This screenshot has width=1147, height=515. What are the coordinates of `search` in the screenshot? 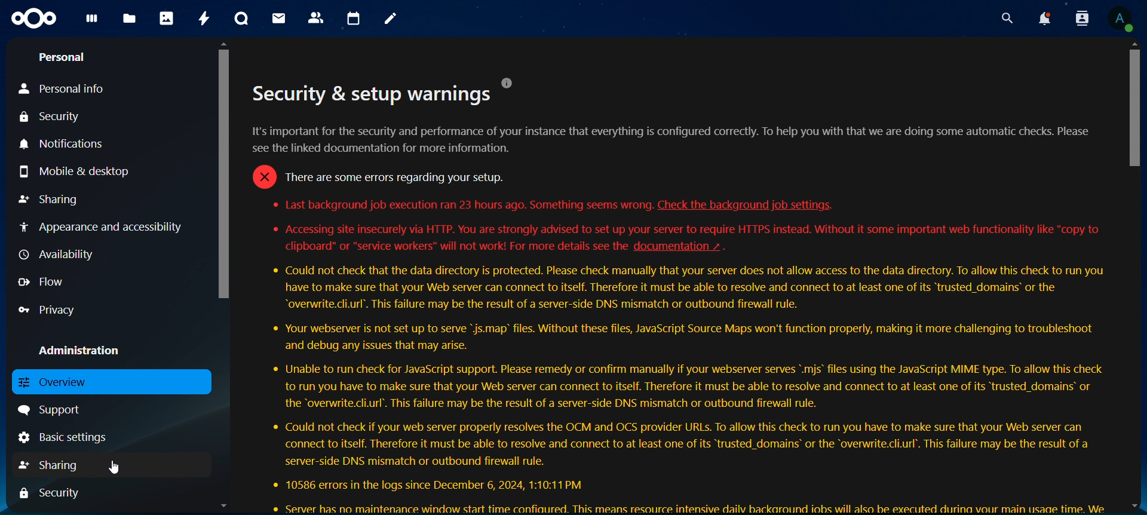 It's located at (1005, 16).